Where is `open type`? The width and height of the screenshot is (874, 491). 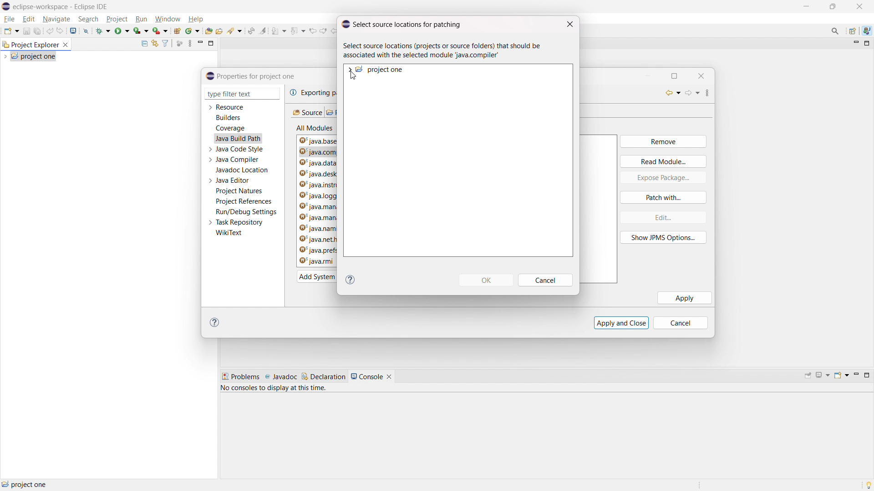 open type is located at coordinates (209, 30).